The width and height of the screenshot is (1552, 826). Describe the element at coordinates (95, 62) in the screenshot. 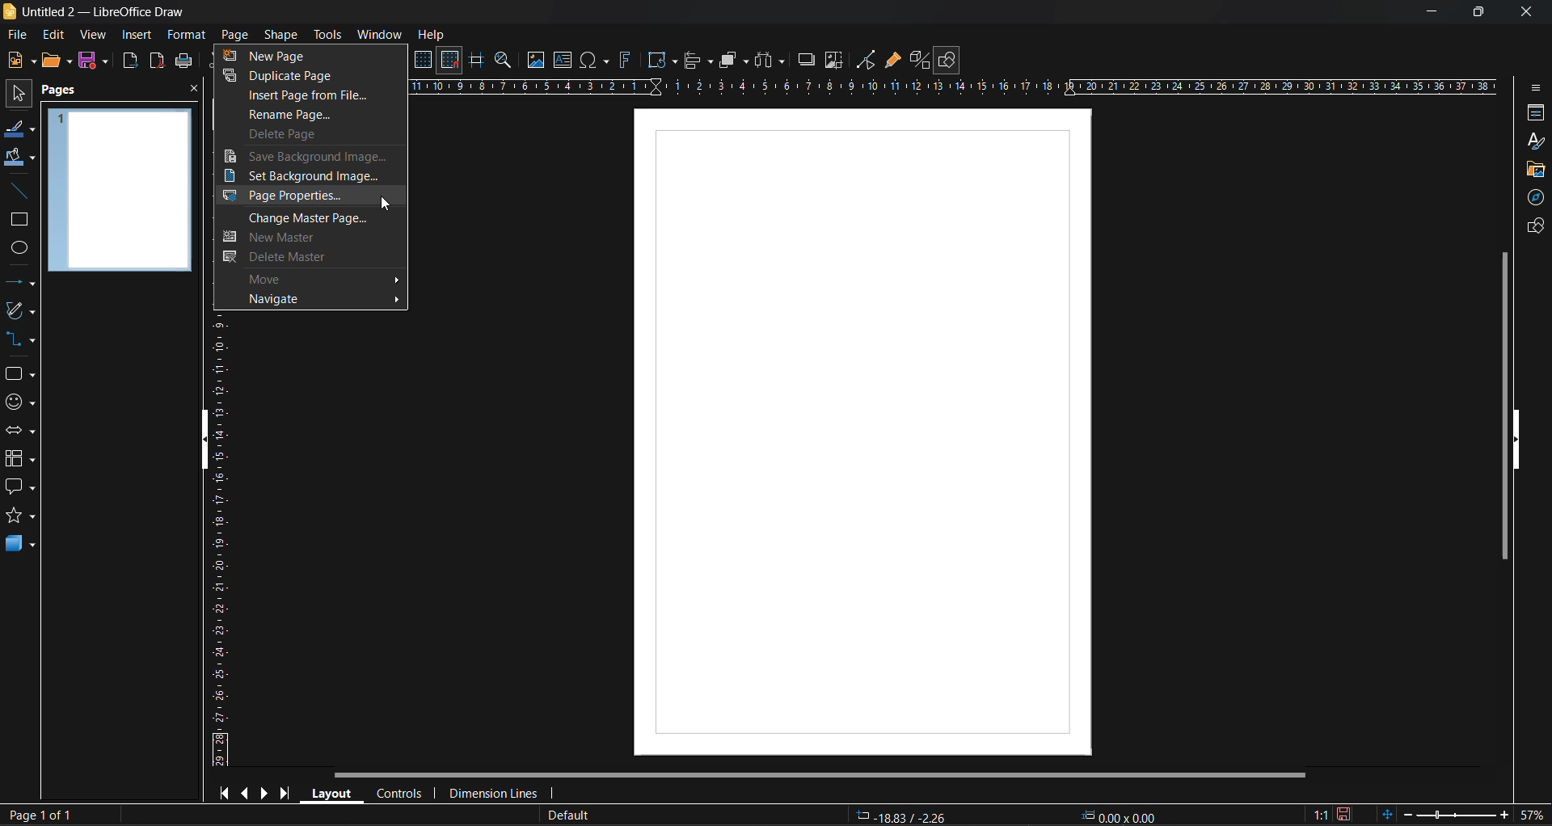

I see `save` at that location.